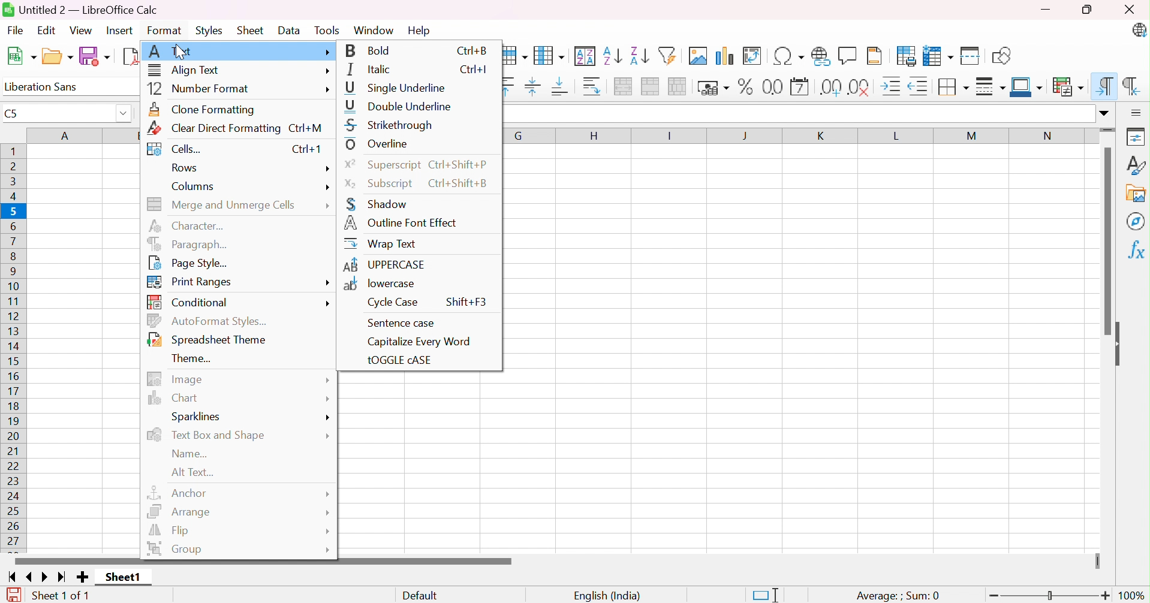  Describe the element at coordinates (393, 303) in the screenshot. I see `Cycle Case` at that location.